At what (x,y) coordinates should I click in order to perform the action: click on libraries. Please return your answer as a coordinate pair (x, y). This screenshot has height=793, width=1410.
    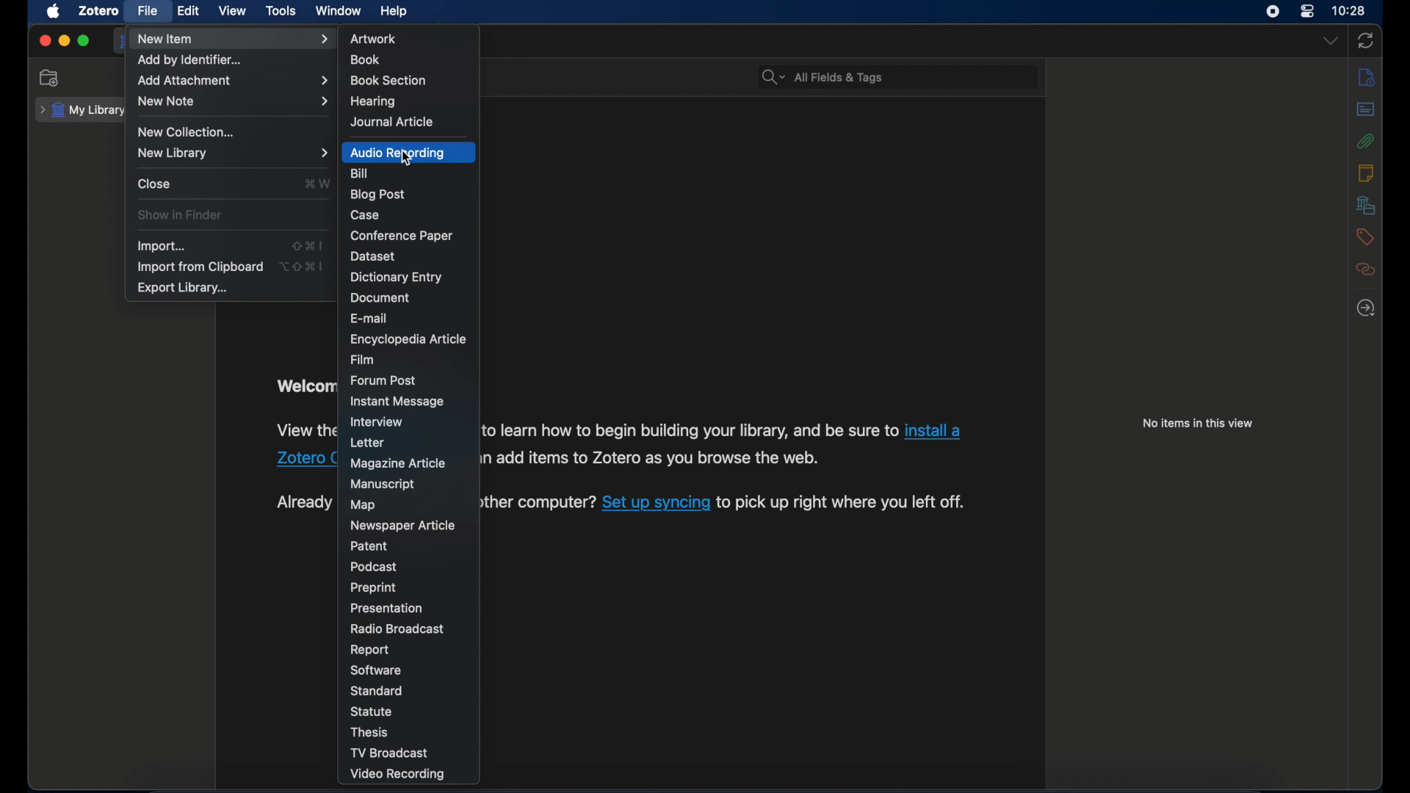
    Looking at the image, I should click on (1366, 206).